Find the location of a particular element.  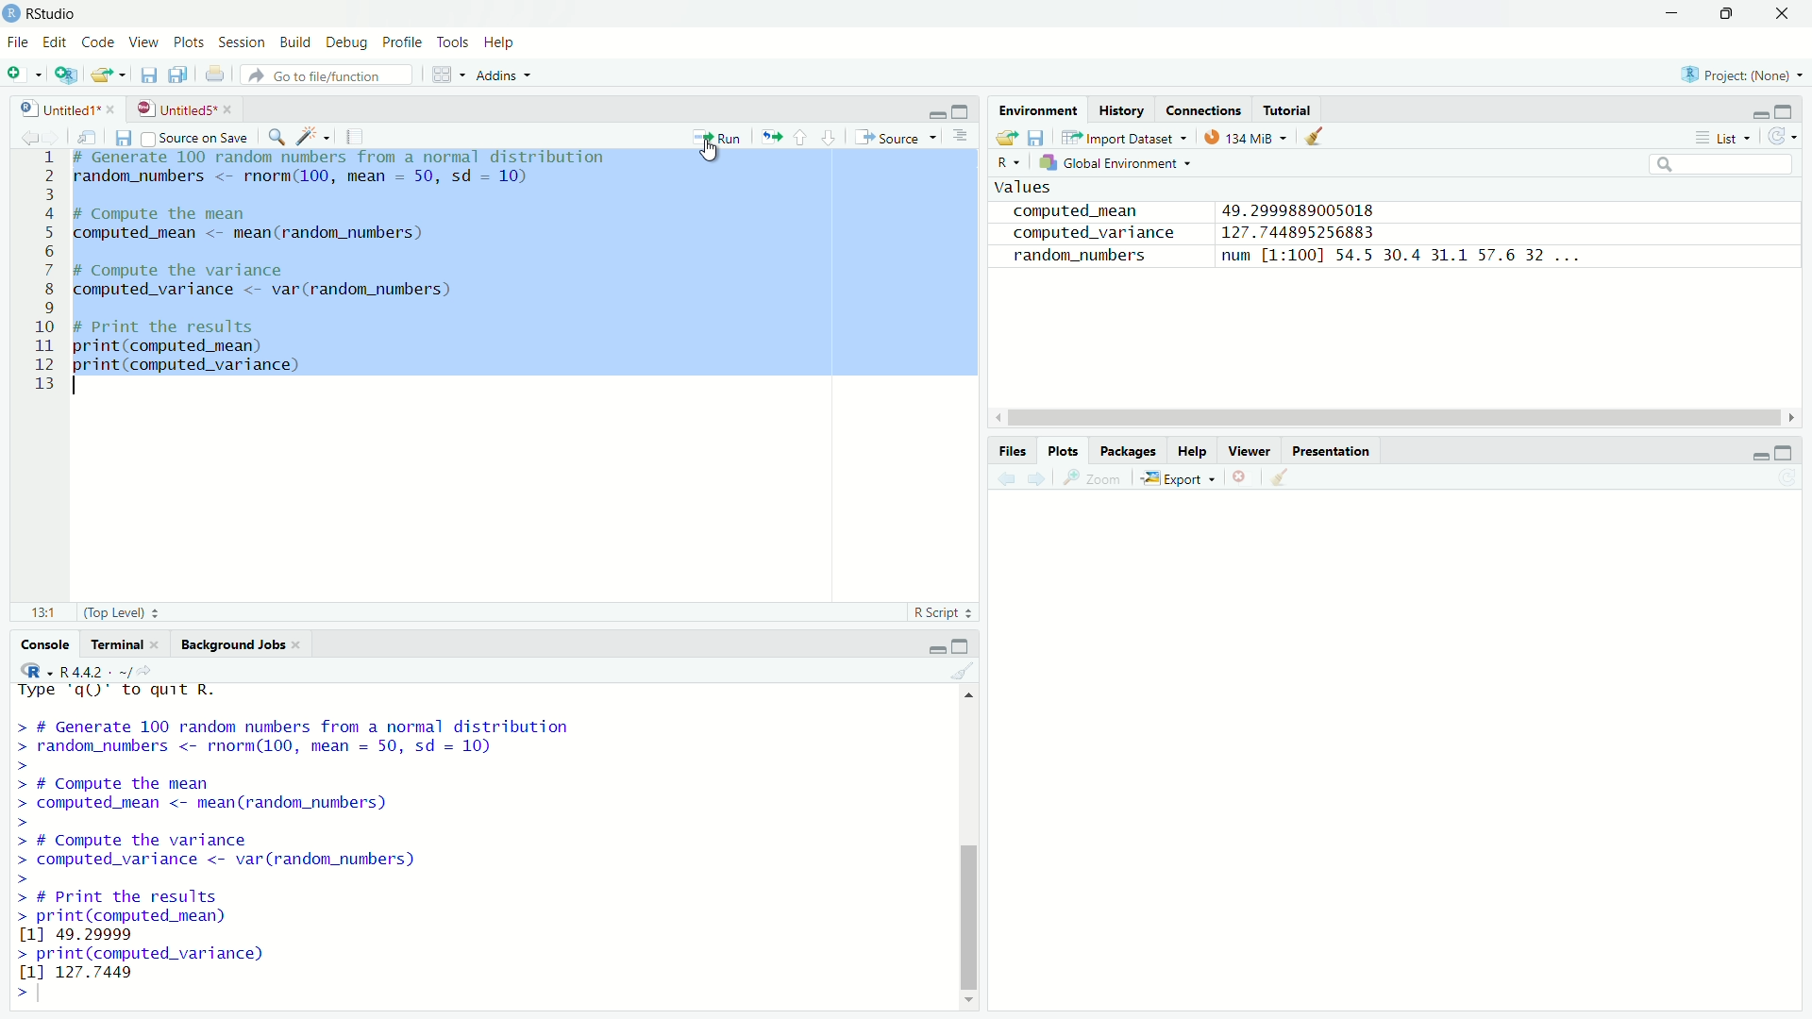

# Print the results is located at coordinates (209, 328).